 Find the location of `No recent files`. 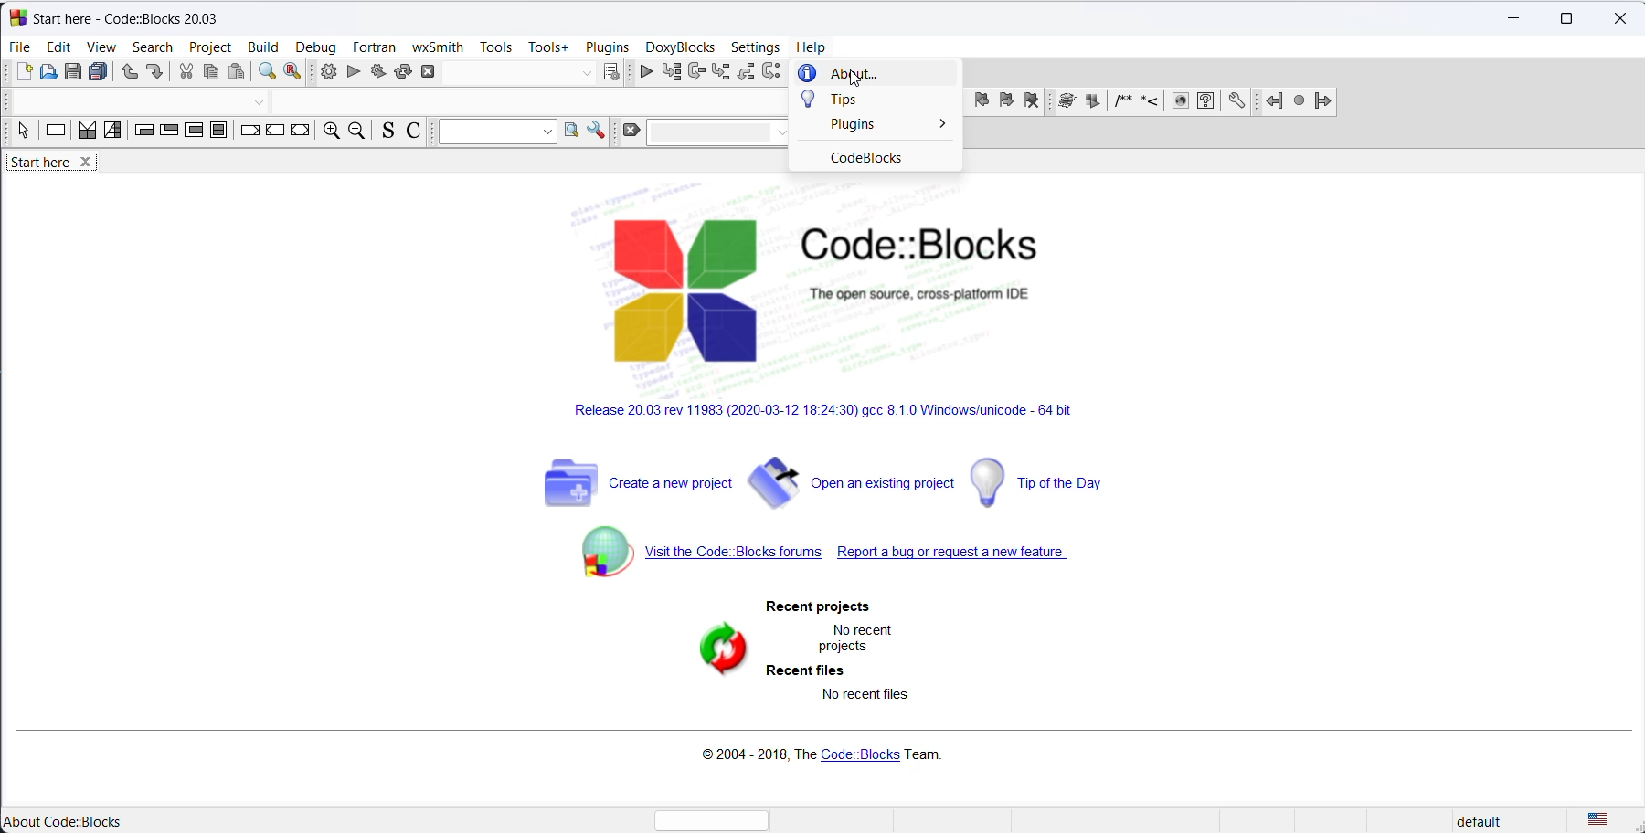

No recent files is located at coordinates (865, 693).